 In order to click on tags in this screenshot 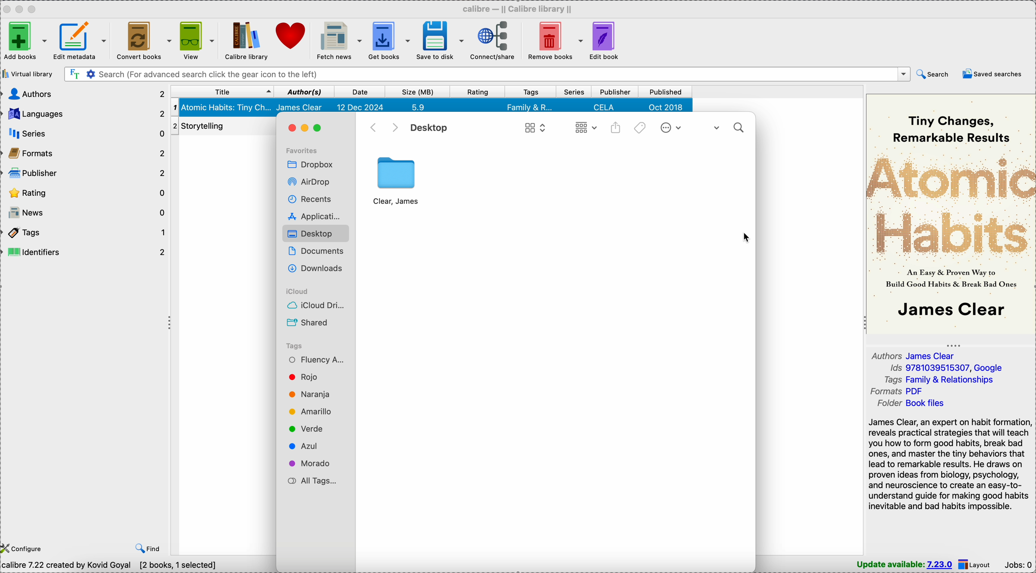, I will do `click(532, 91)`.